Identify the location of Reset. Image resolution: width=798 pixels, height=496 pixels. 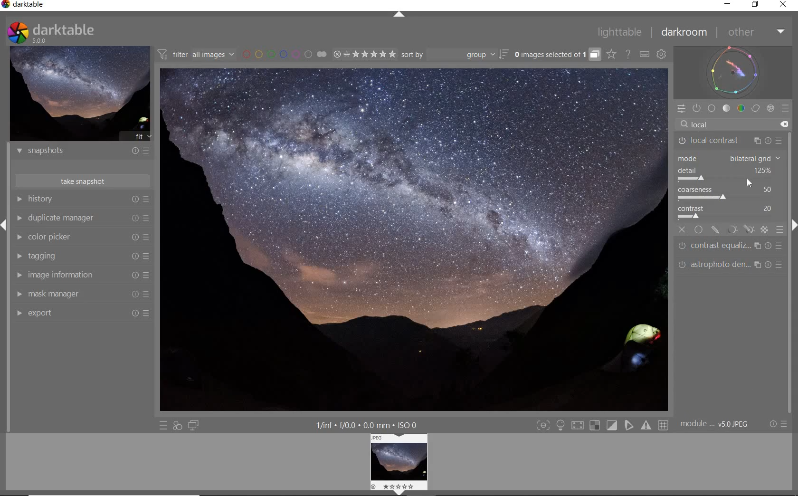
(133, 256).